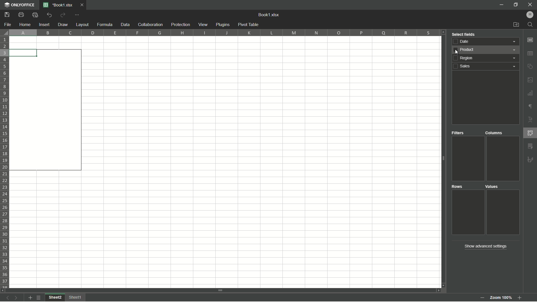 Image resolution: width=537 pixels, height=302 pixels. I want to click on save, so click(7, 15).